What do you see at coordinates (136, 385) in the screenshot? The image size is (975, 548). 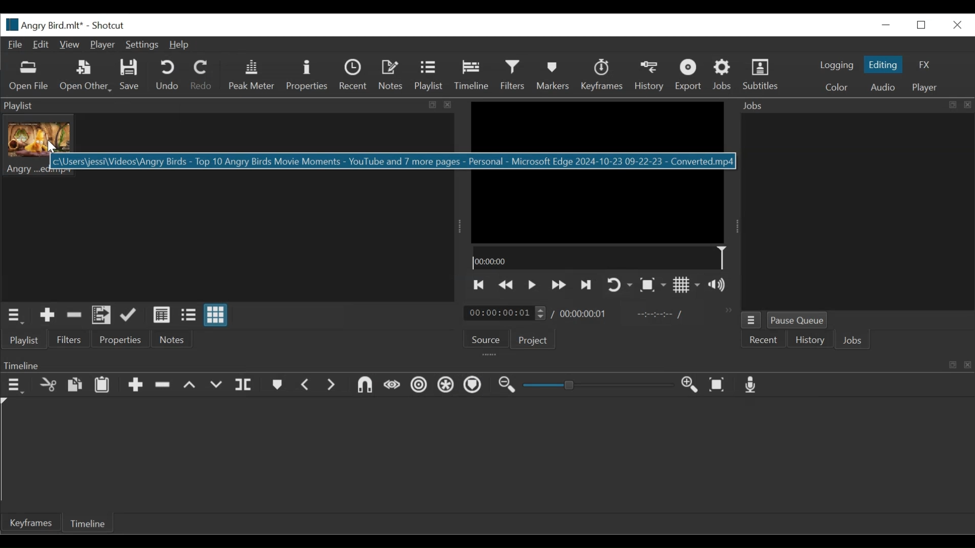 I see `Append` at bounding box center [136, 385].